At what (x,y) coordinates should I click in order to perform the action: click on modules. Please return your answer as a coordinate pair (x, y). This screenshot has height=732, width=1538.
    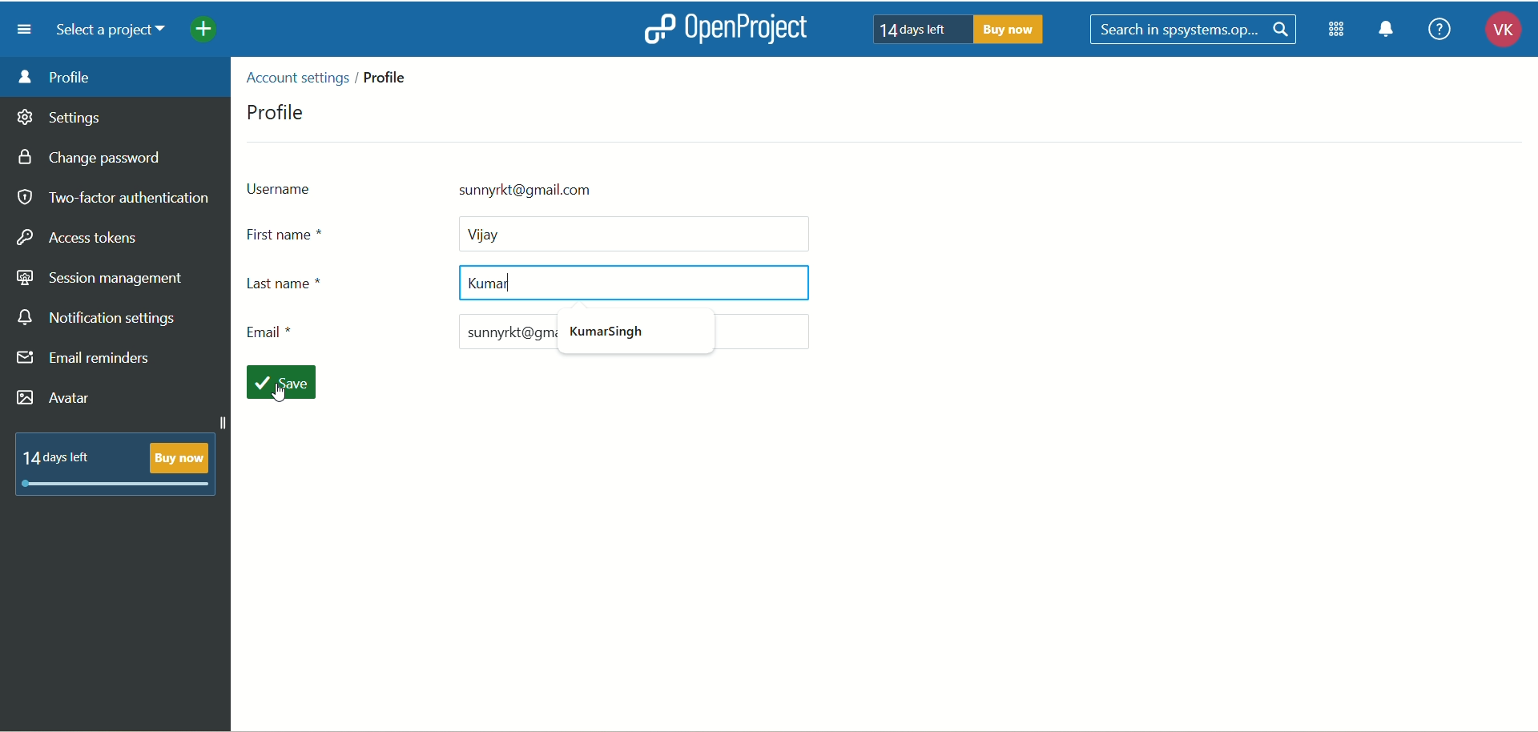
    Looking at the image, I should click on (1338, 33).